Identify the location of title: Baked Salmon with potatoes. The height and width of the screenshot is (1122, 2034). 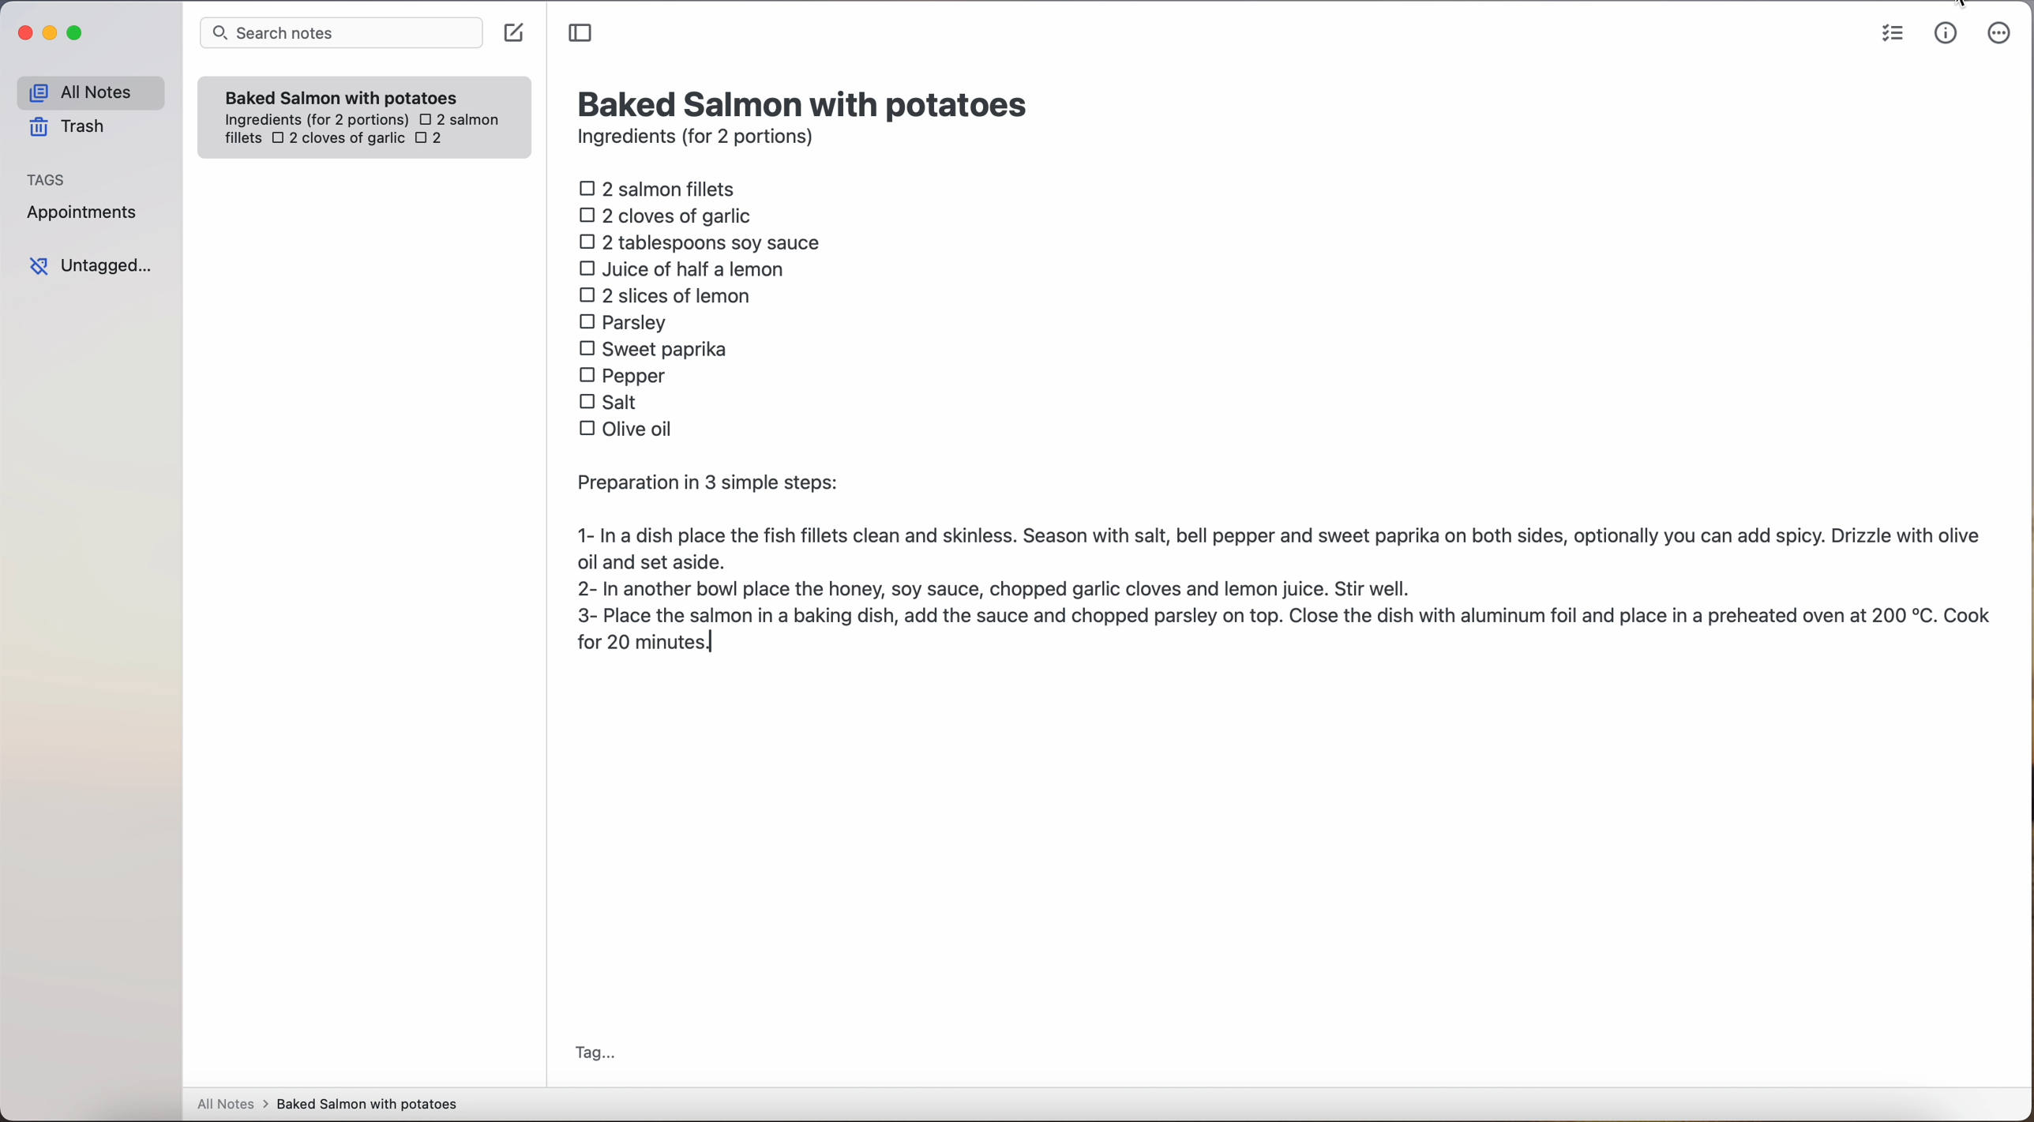
(806, 102).